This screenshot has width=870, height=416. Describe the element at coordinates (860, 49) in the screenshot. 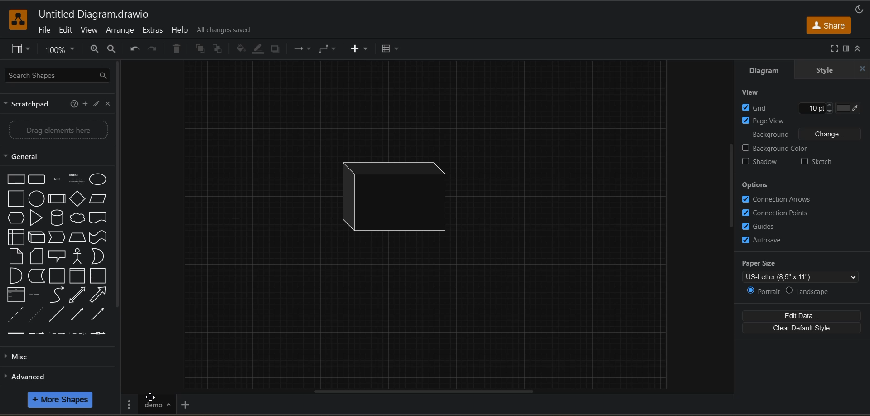

I see `collapse/expand` at that location.